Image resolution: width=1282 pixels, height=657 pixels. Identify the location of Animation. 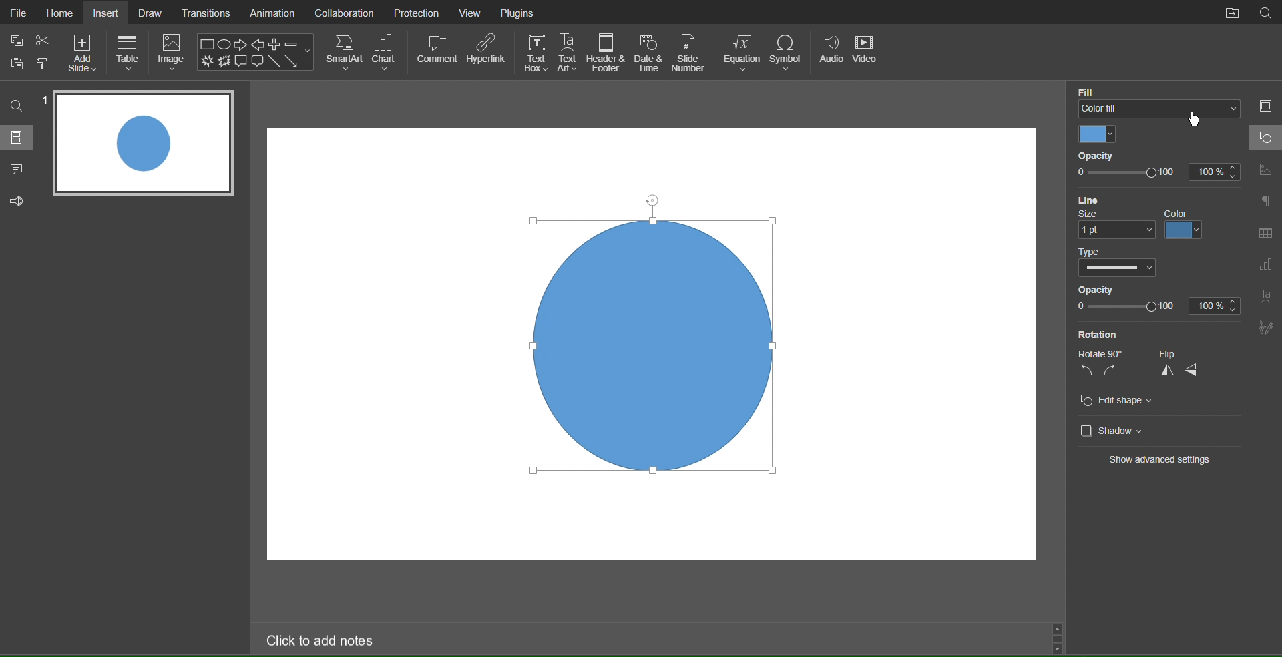
(272, 13).